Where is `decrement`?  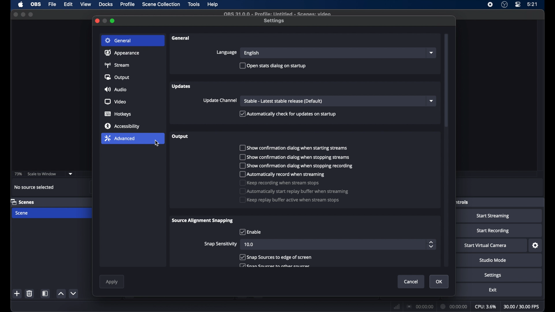 decrement is located at coordinates (74, 293).